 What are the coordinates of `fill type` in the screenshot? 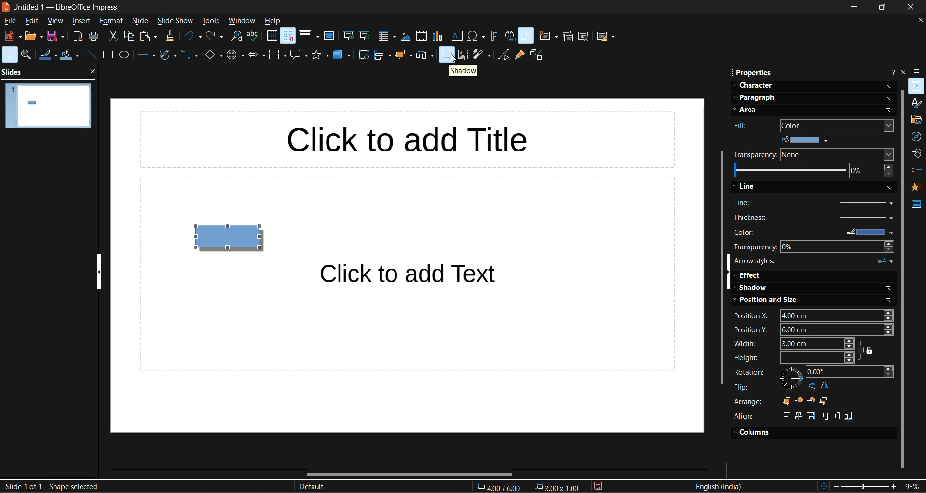 It's located at (838, 126).